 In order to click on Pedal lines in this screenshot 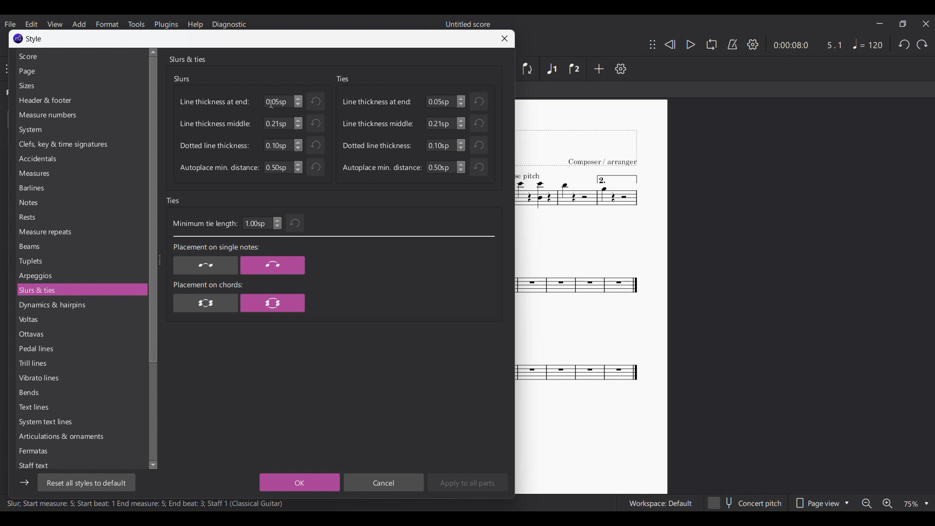, I will do `click(80, 348)`.